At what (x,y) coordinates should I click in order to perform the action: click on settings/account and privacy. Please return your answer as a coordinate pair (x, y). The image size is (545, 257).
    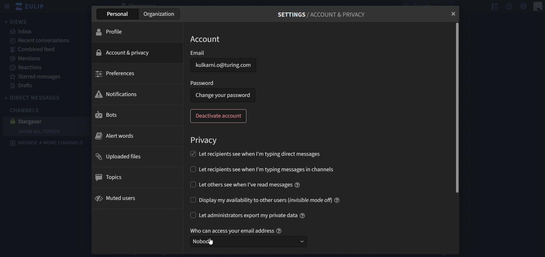
    Looking at the image, I should click on (320, 15).